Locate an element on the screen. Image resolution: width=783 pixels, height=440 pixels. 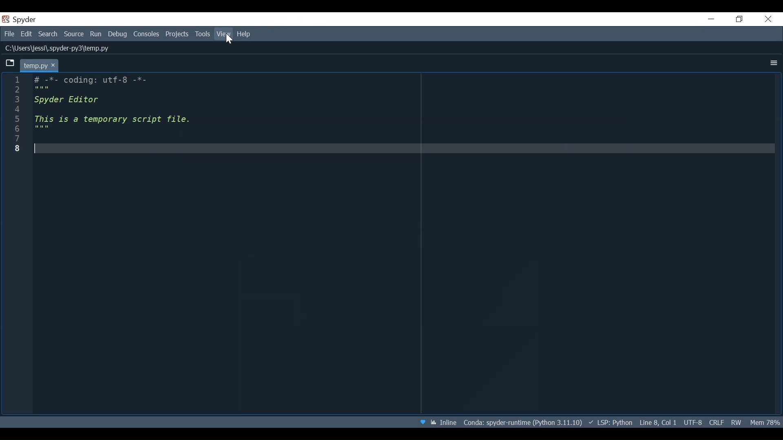
File EQL Status is located at coordinates (717, 422).